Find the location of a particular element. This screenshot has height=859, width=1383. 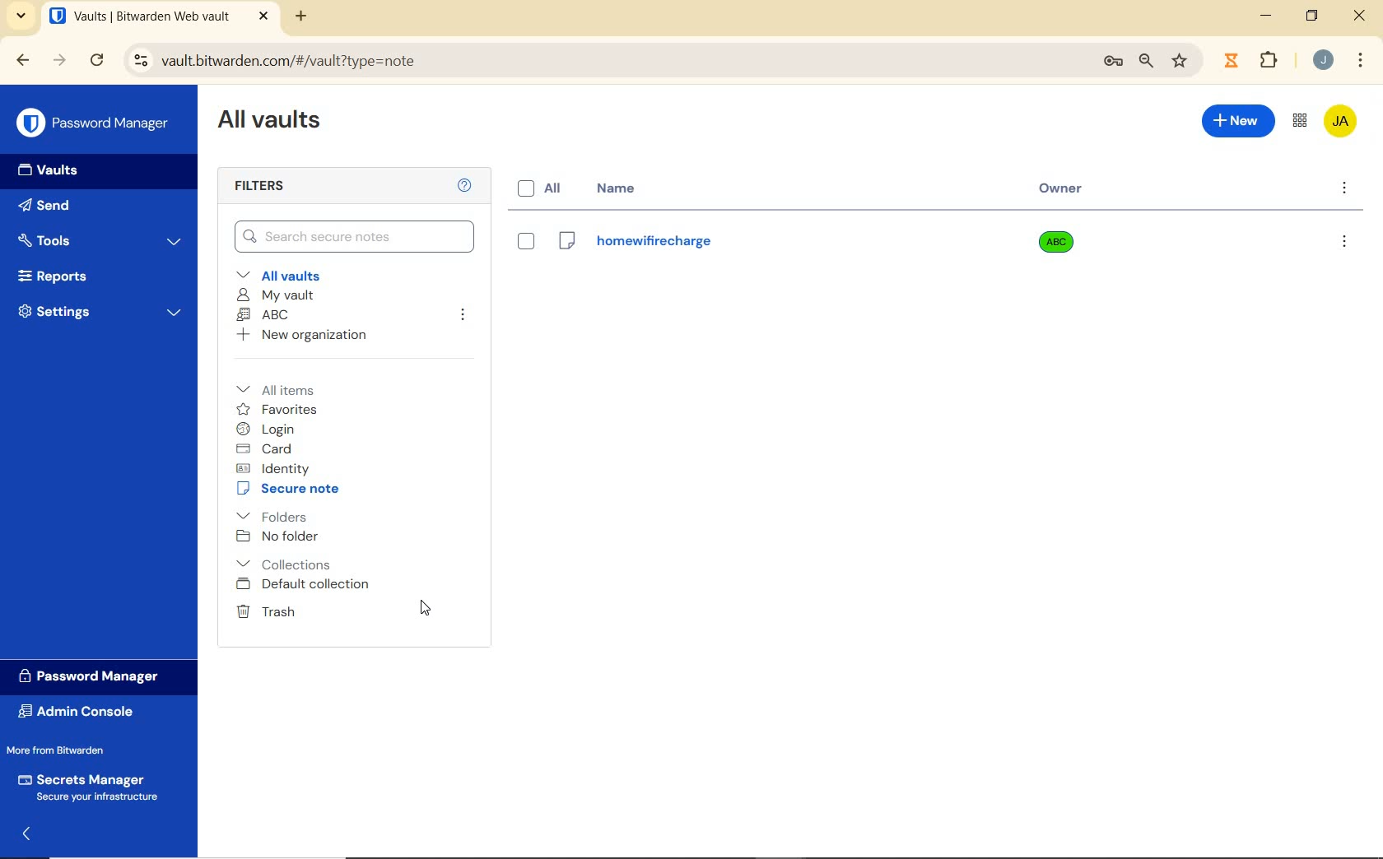

Send is located at coordinates (49, 204).